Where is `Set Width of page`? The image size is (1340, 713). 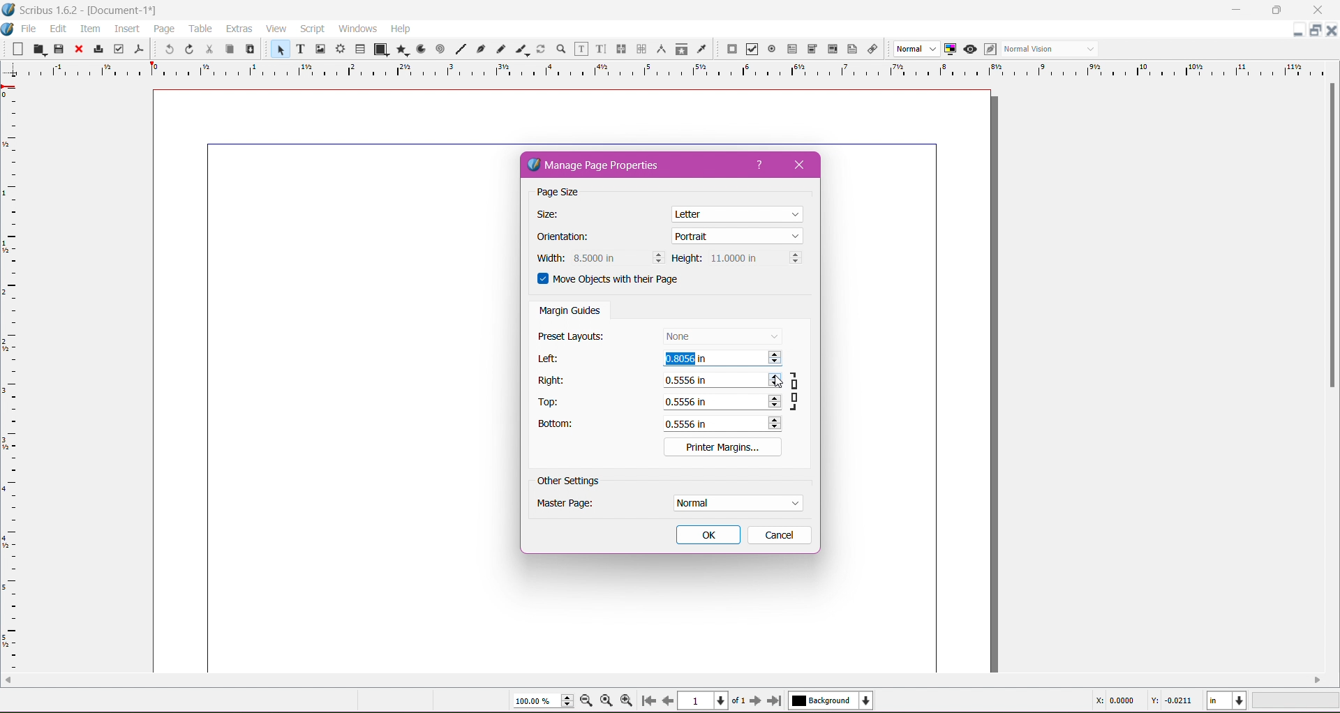
Set Width of page is located at coordinates (618, 257).